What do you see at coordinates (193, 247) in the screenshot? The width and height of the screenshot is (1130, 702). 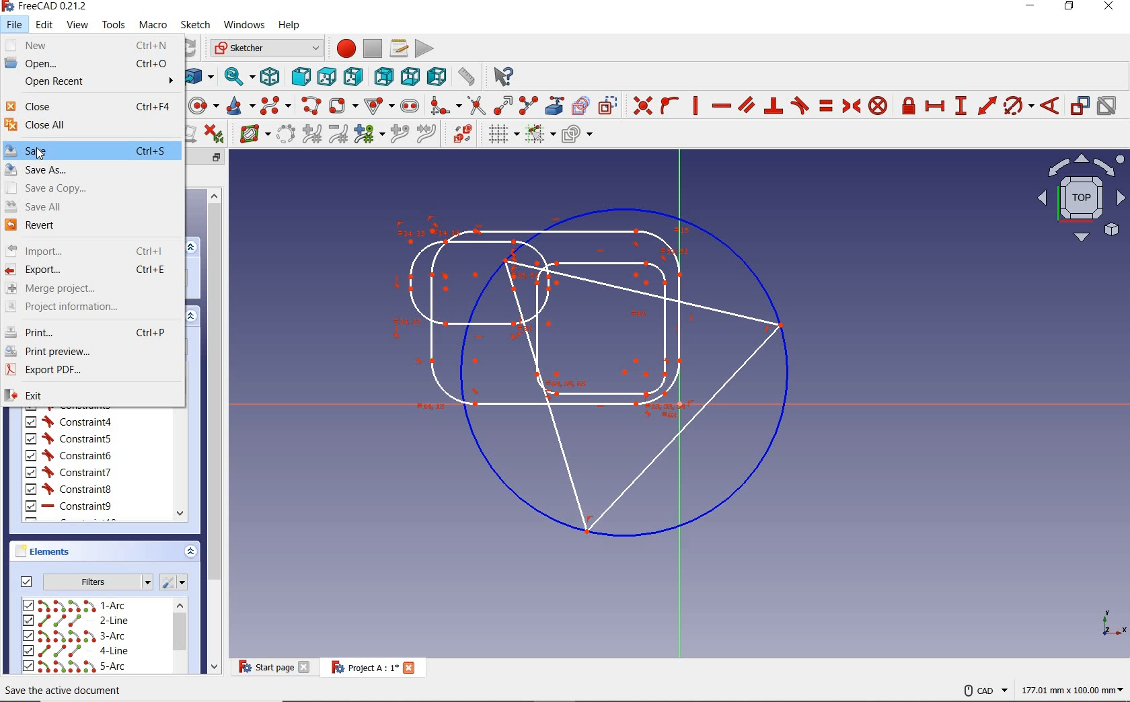 I see `expand` at bounding box center [193, 247].